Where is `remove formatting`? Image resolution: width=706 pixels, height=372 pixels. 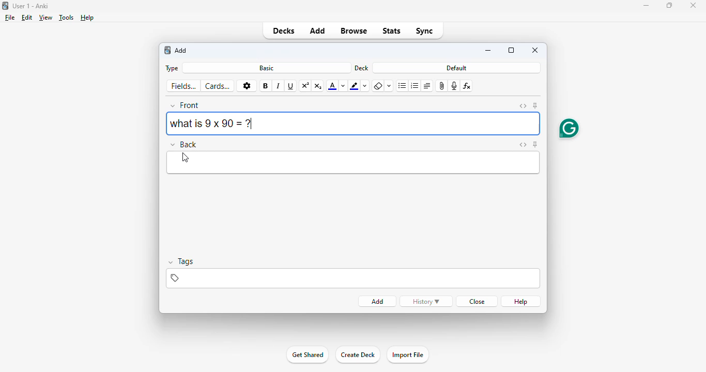
remove formatting is located at coordinates (379, 86).